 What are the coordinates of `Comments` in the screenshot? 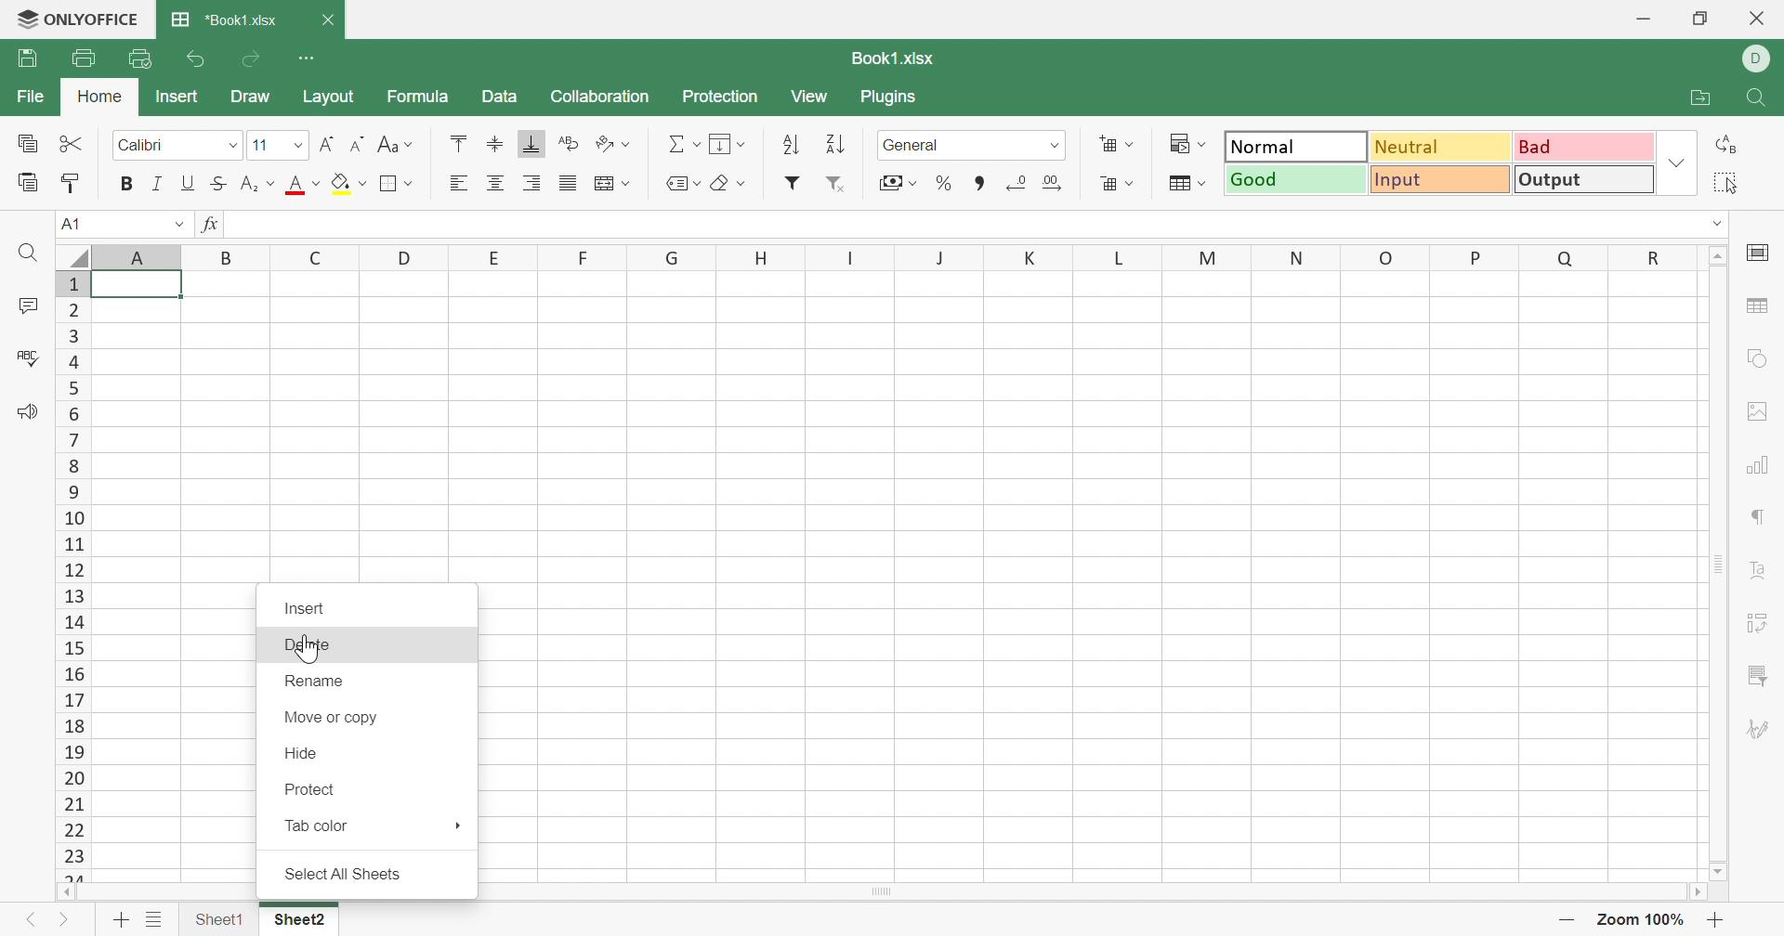 It's located at (28, 305).